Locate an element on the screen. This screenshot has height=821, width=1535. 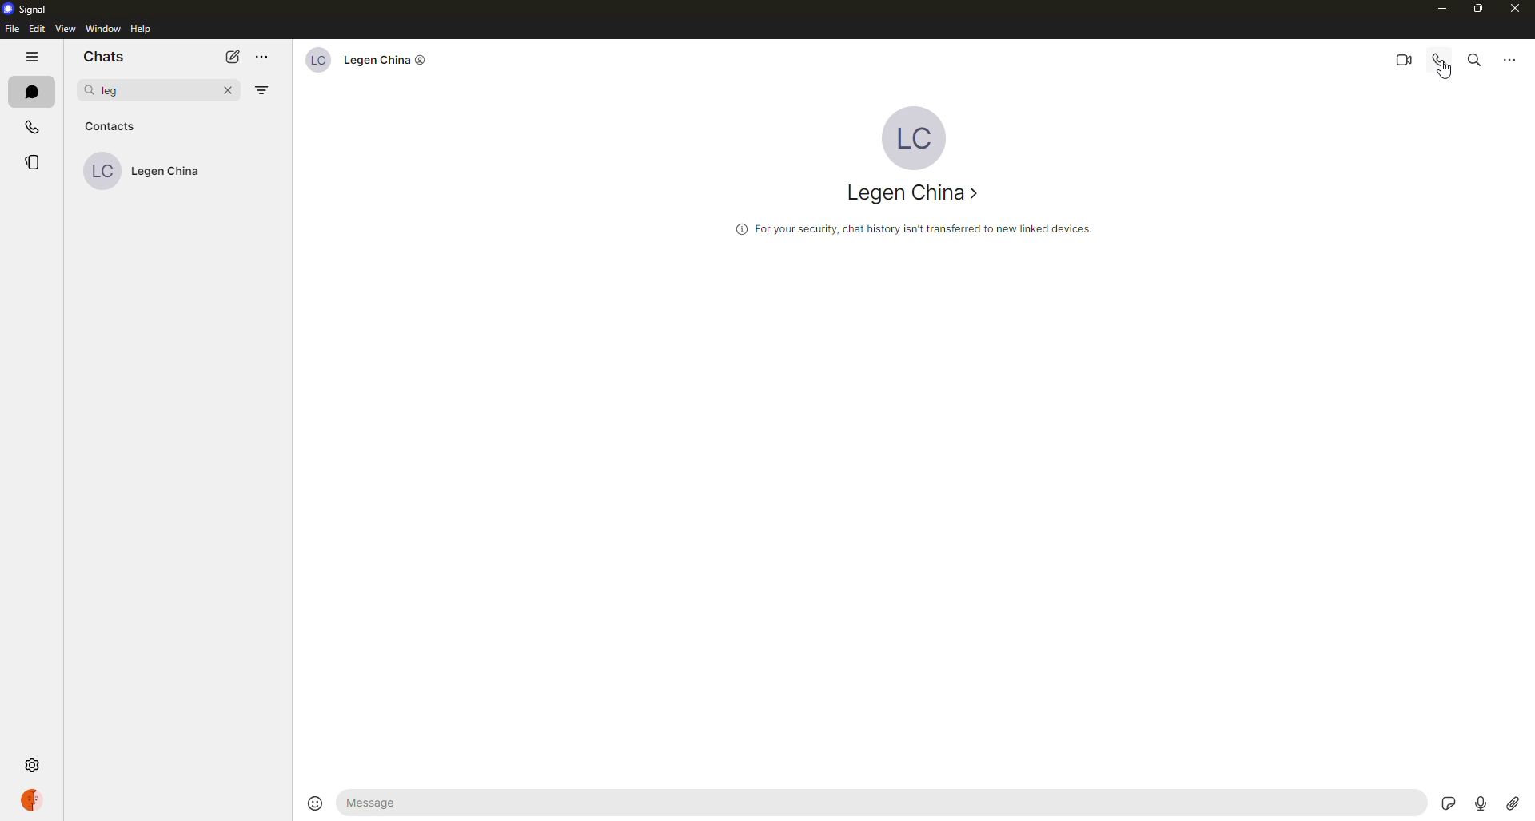
edit is located at coordinates (38, 29).